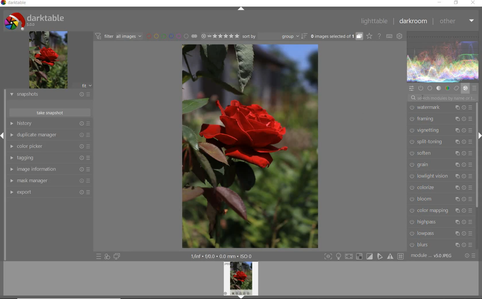  I want to click on reset or presets and preferences, so click(470, 256).